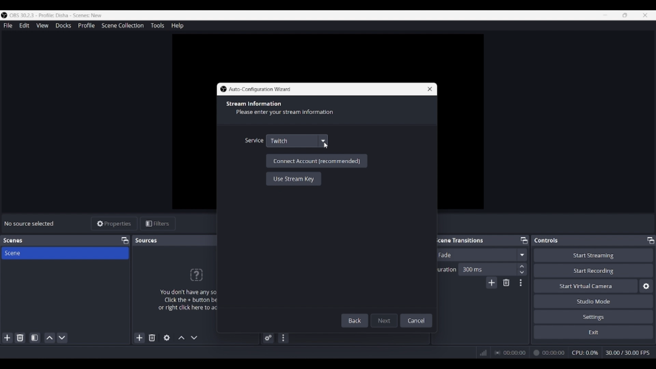  Describe the element at coordinates (194, 338) in the screenshot. I see `Move source down` at that location.